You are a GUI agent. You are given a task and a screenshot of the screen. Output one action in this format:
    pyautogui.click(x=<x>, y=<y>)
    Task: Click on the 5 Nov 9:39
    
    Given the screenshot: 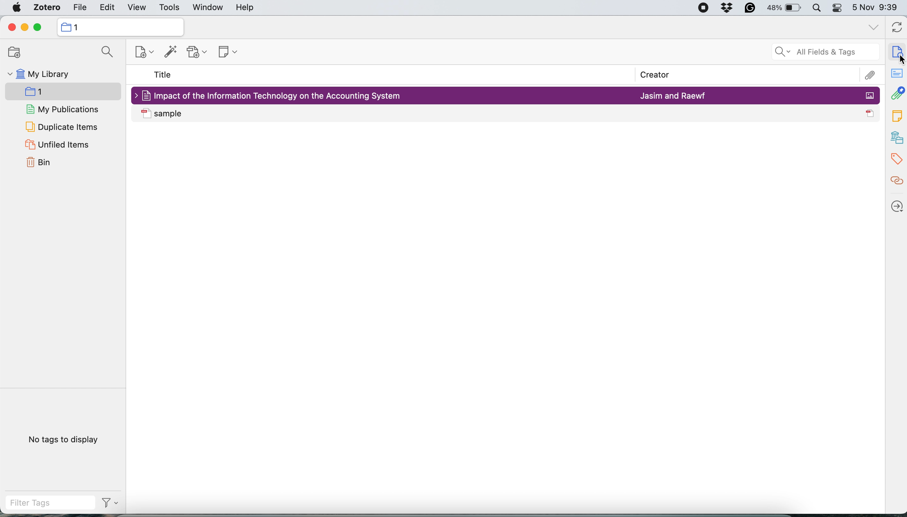 What is the action you would take?
    pyautogui.click(x=876, y=7)
    